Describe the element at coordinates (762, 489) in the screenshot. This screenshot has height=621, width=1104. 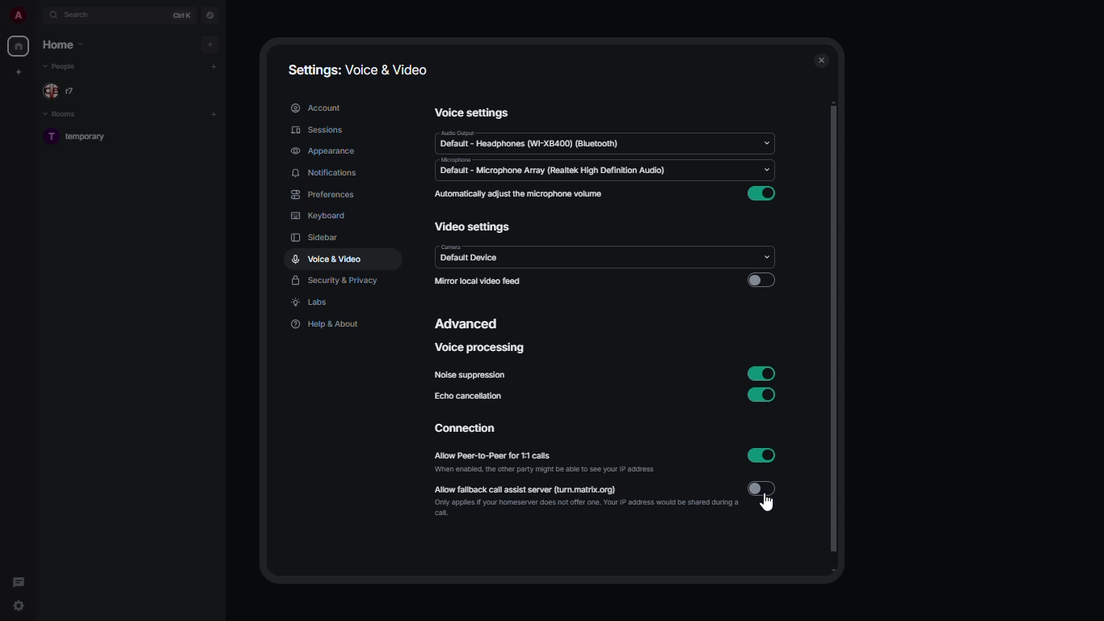
I see `disabled` at that location.